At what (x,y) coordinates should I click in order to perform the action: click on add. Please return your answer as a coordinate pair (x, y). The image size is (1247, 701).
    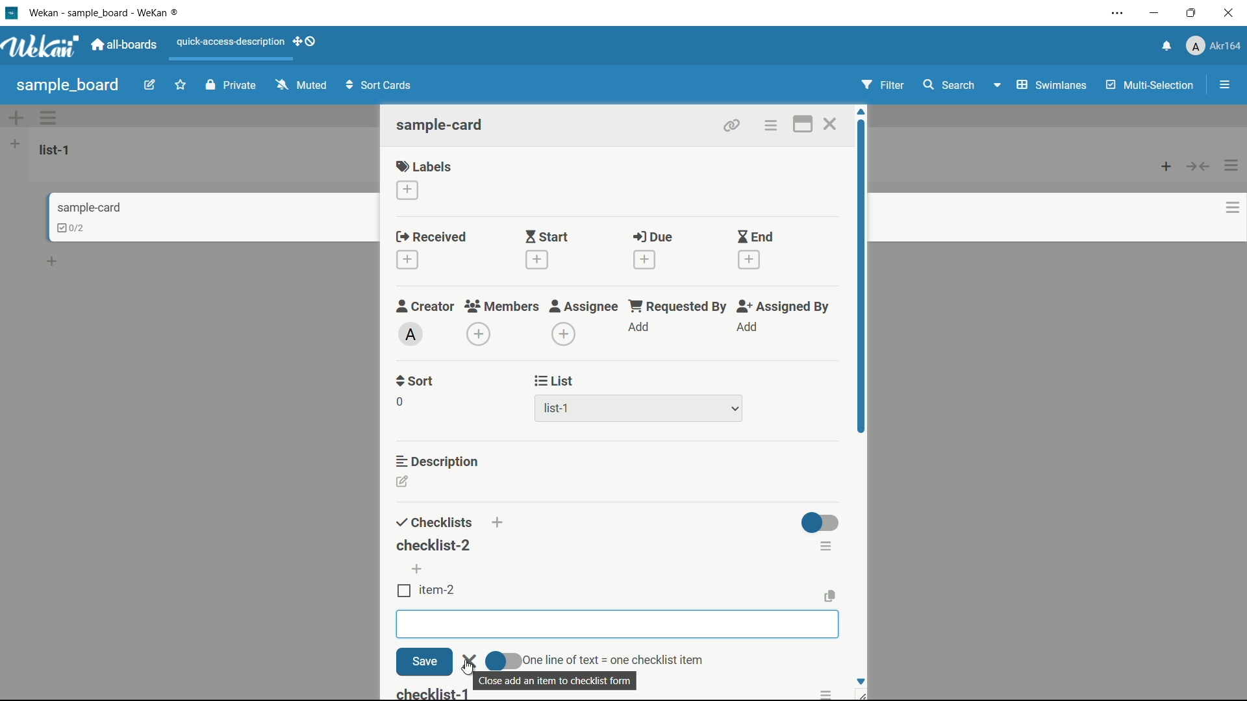
    Looking at the image, I should click on (640, 328).